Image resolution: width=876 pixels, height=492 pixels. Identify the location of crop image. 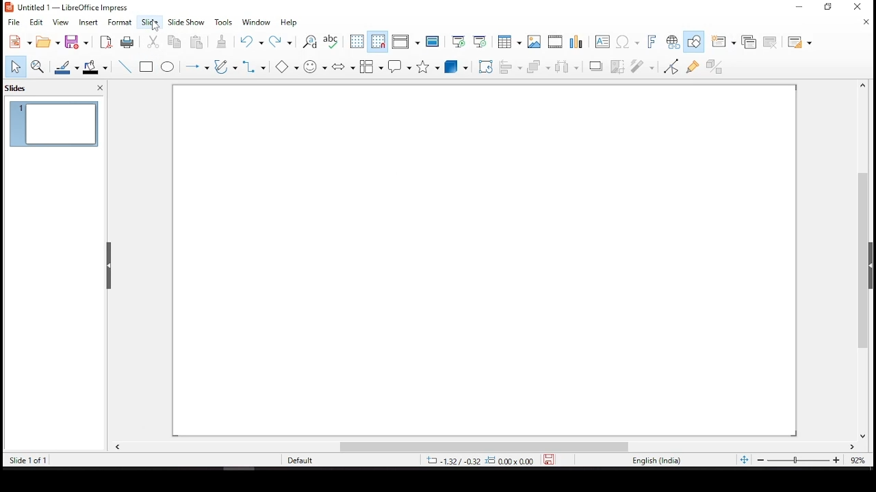
(615, 66).